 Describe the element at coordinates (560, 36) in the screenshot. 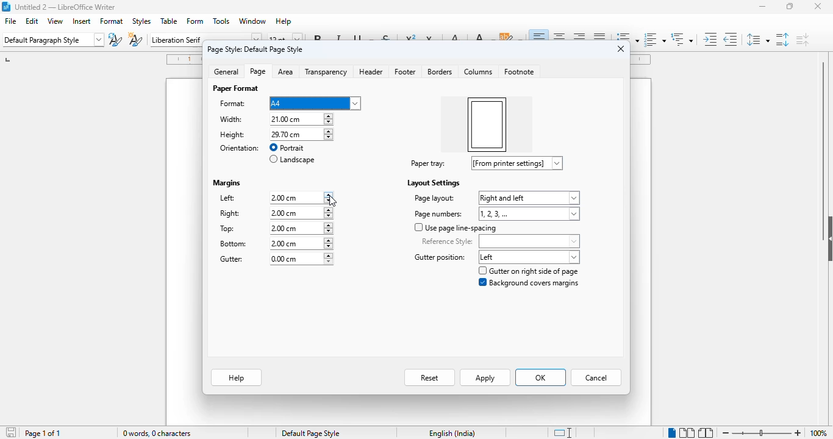

I see `align center` at that location.